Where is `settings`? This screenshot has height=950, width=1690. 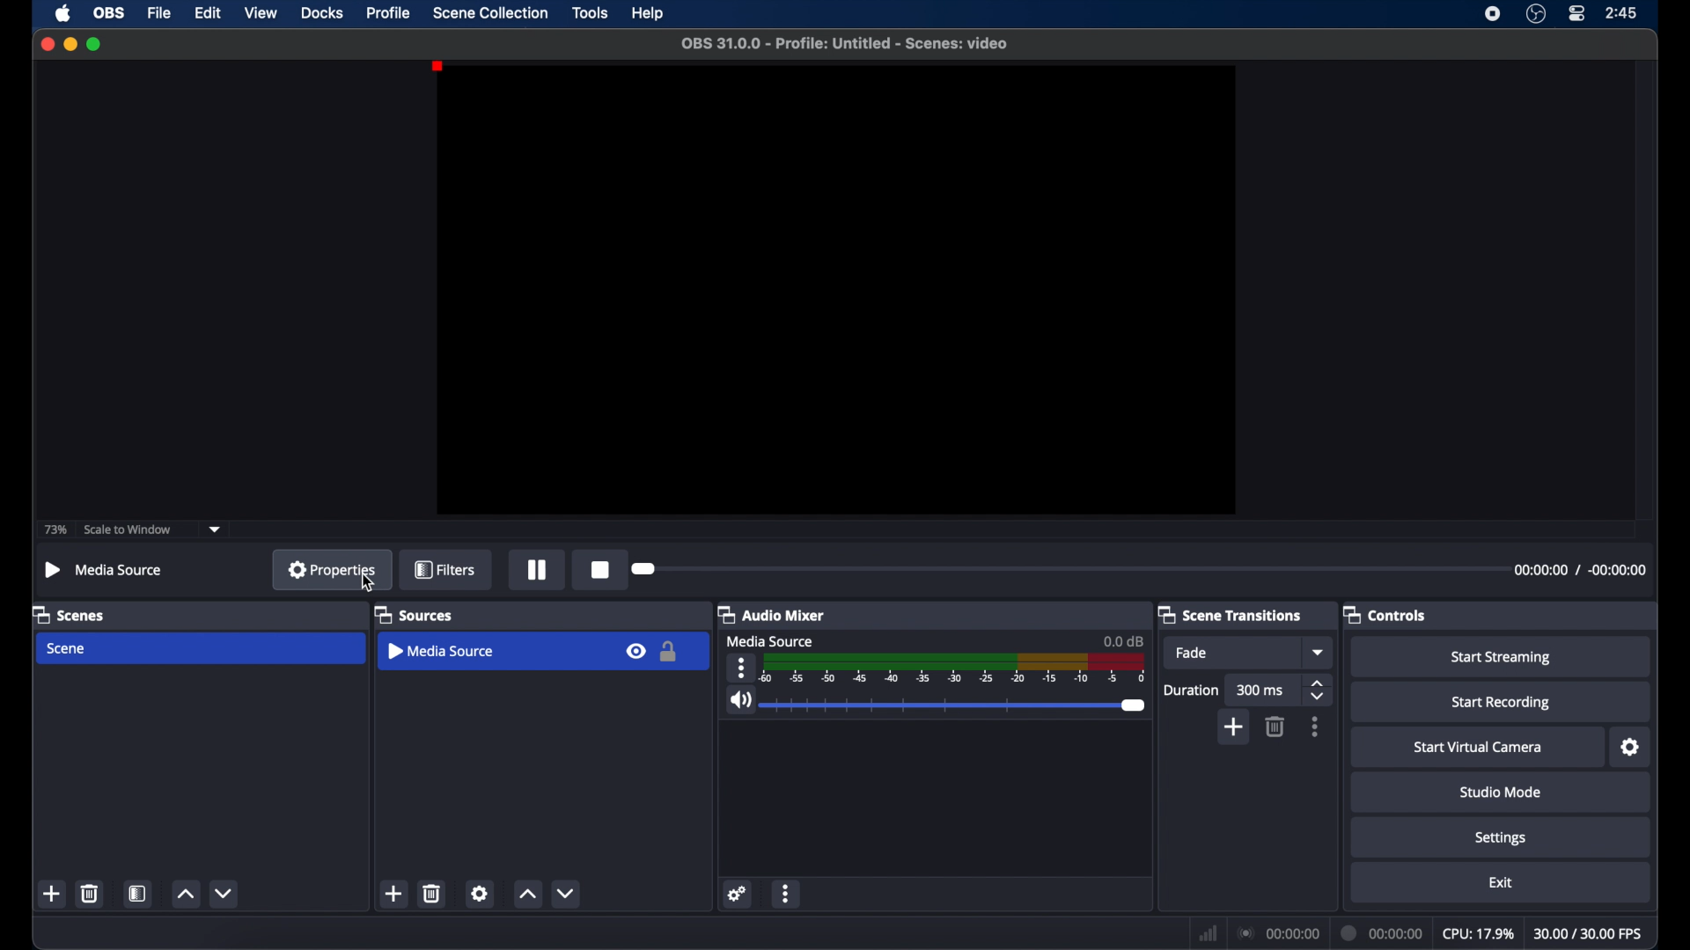 settings is located at coordinates (1631, 748).